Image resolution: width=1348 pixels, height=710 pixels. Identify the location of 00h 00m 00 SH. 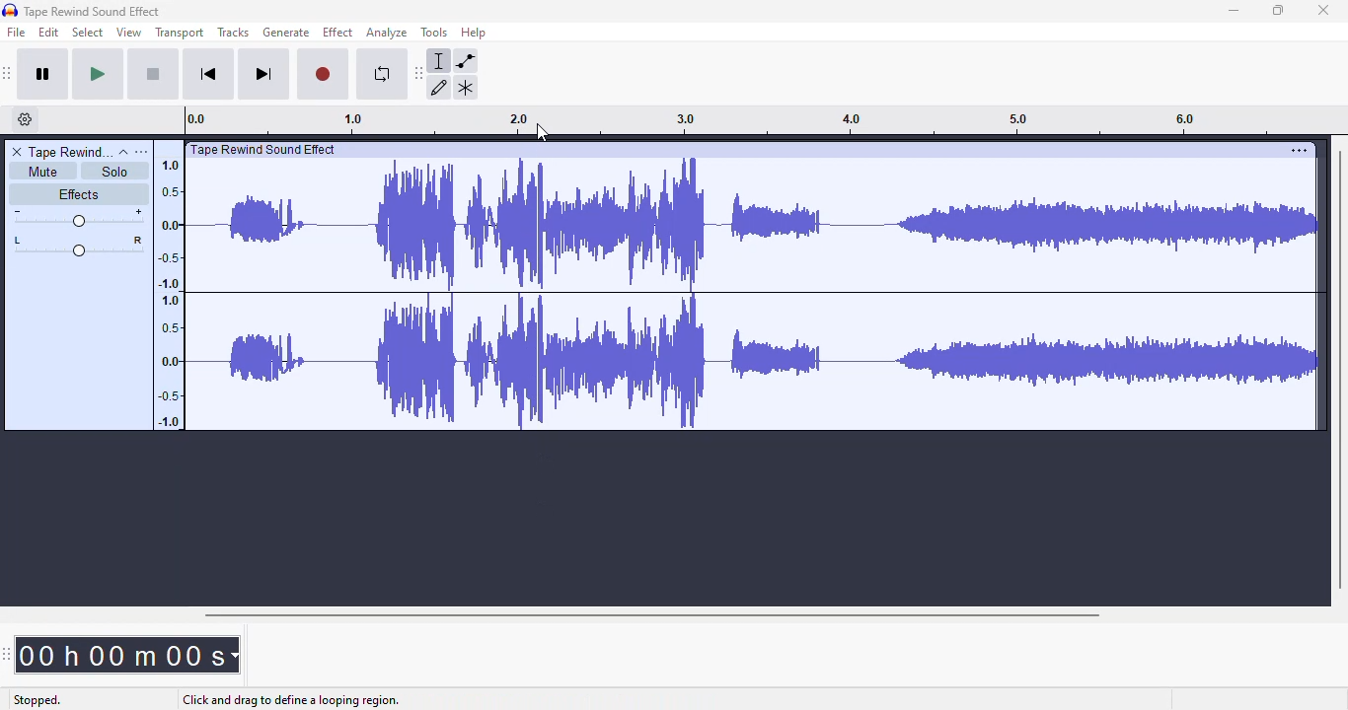
(130, 653).